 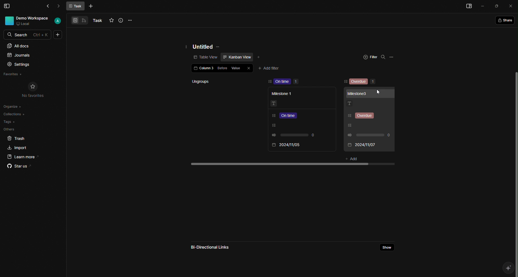 What do you see at coordinates (286, 145) in the screenshot?
I see `2024/11/07` at bounding box center [286, 145].